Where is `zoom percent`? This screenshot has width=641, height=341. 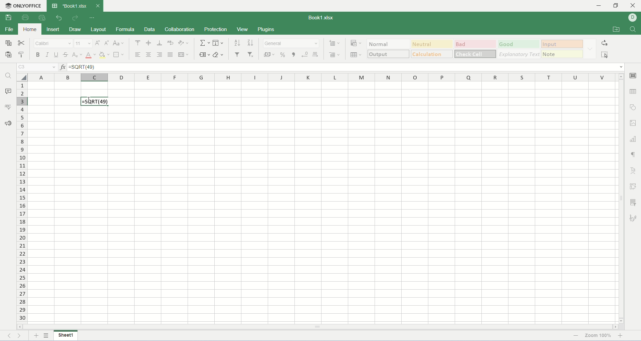
zoom percent is located at coordinates (599, 336).